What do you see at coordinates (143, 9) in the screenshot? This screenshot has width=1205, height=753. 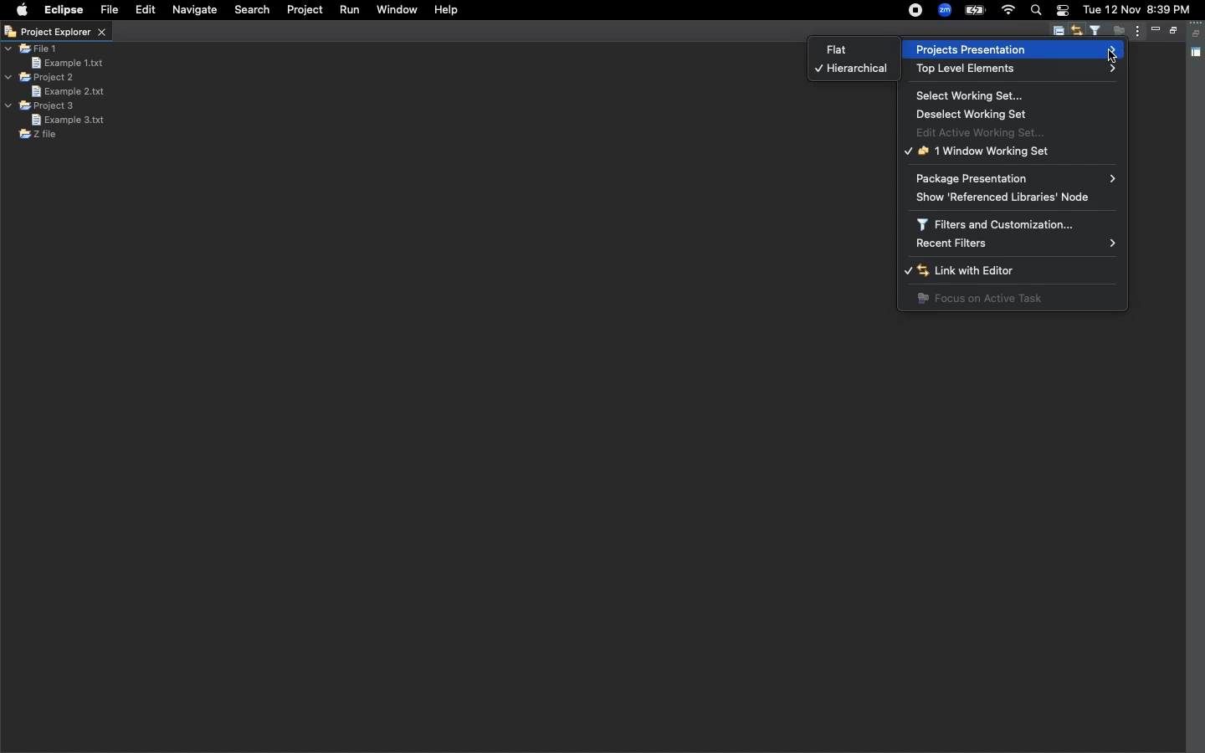 I see `Edit` at bounding box center [143, 9].